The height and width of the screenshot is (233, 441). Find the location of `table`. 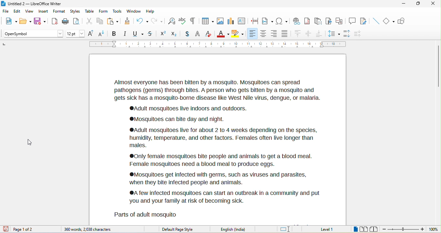

table is located at coordinates (89, 11).